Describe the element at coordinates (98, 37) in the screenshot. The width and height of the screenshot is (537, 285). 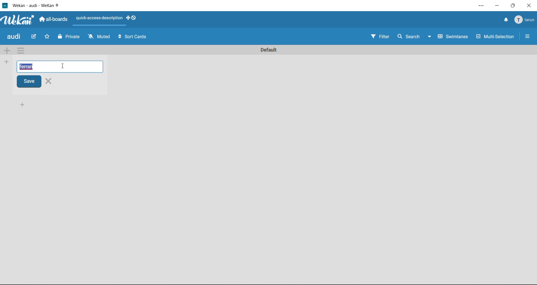
I see `Muted` at that location.